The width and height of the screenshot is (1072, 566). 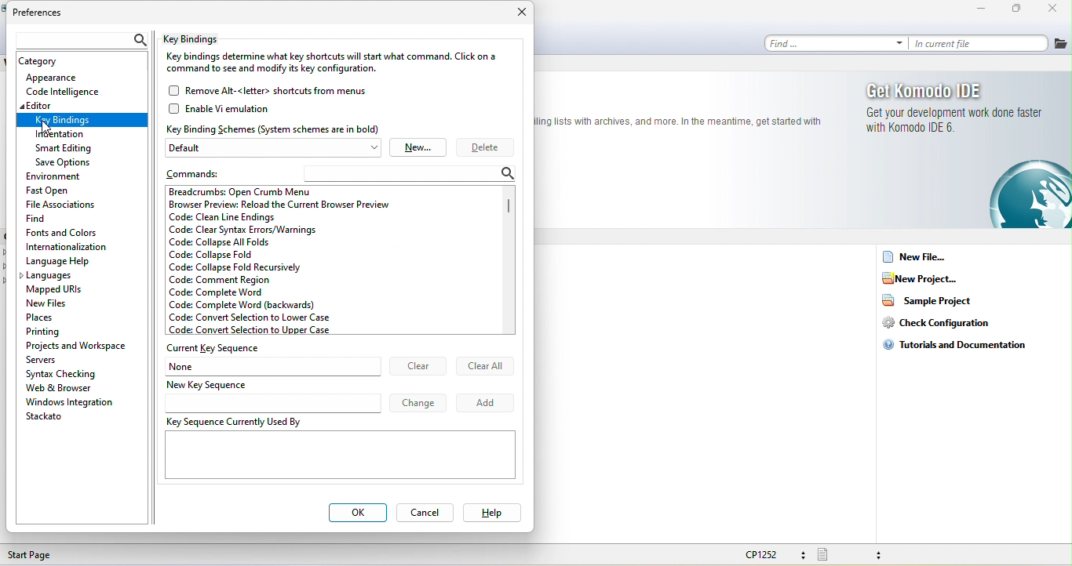 What do you see at coordinates (1020, 9) in the screenshot?
I see `maximize` at bounding box center [1020, 9].